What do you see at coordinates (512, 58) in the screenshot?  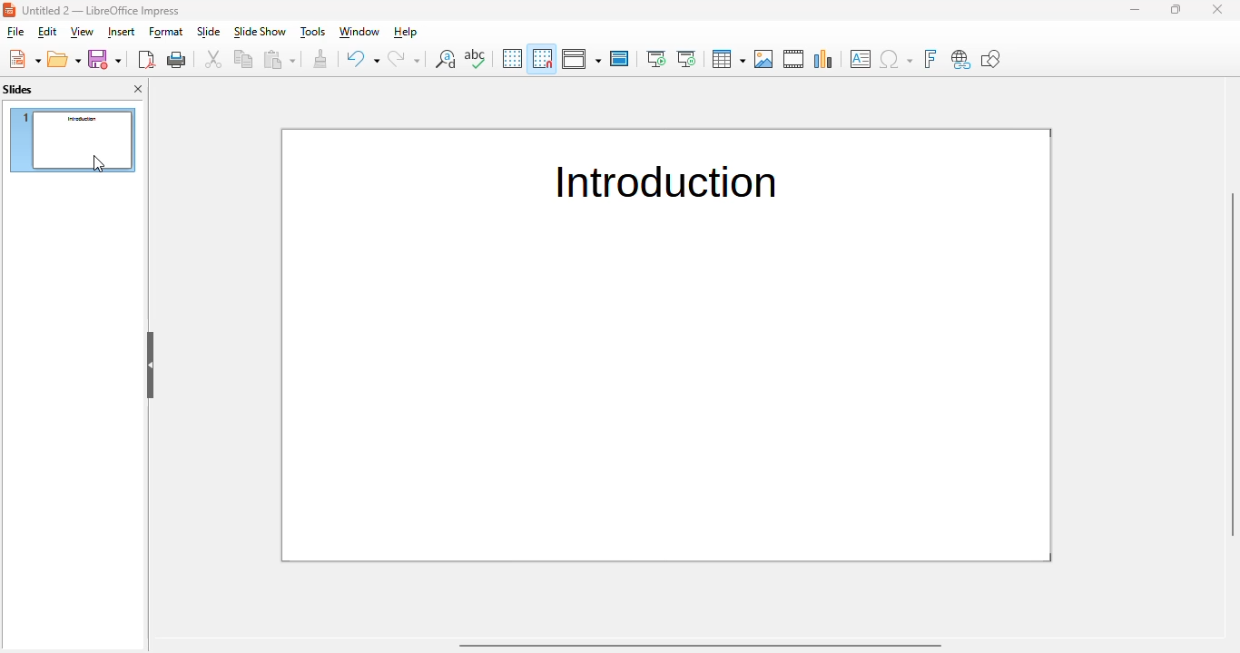 I see `display grid` at bounding box center [512, 58].